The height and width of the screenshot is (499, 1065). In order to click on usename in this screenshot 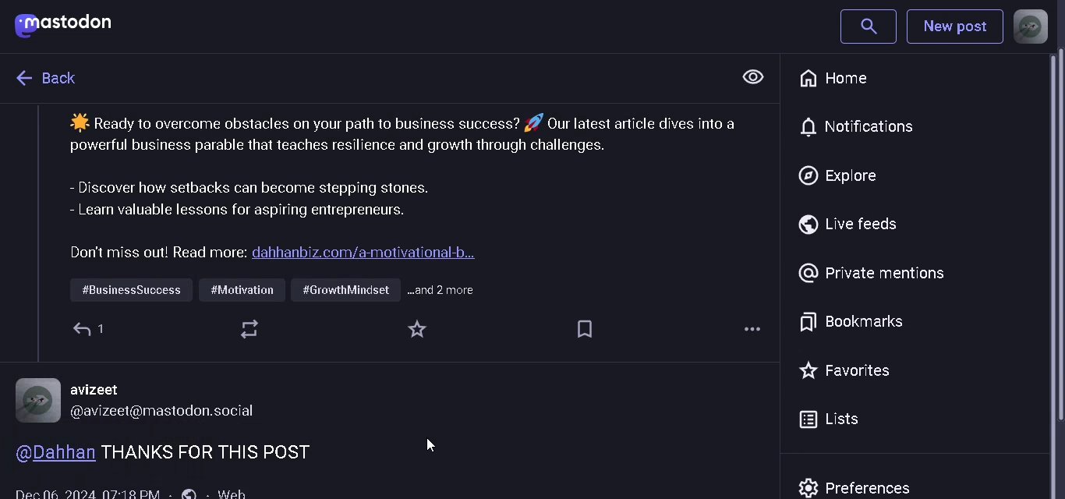, I will do `click(55, 451)`.